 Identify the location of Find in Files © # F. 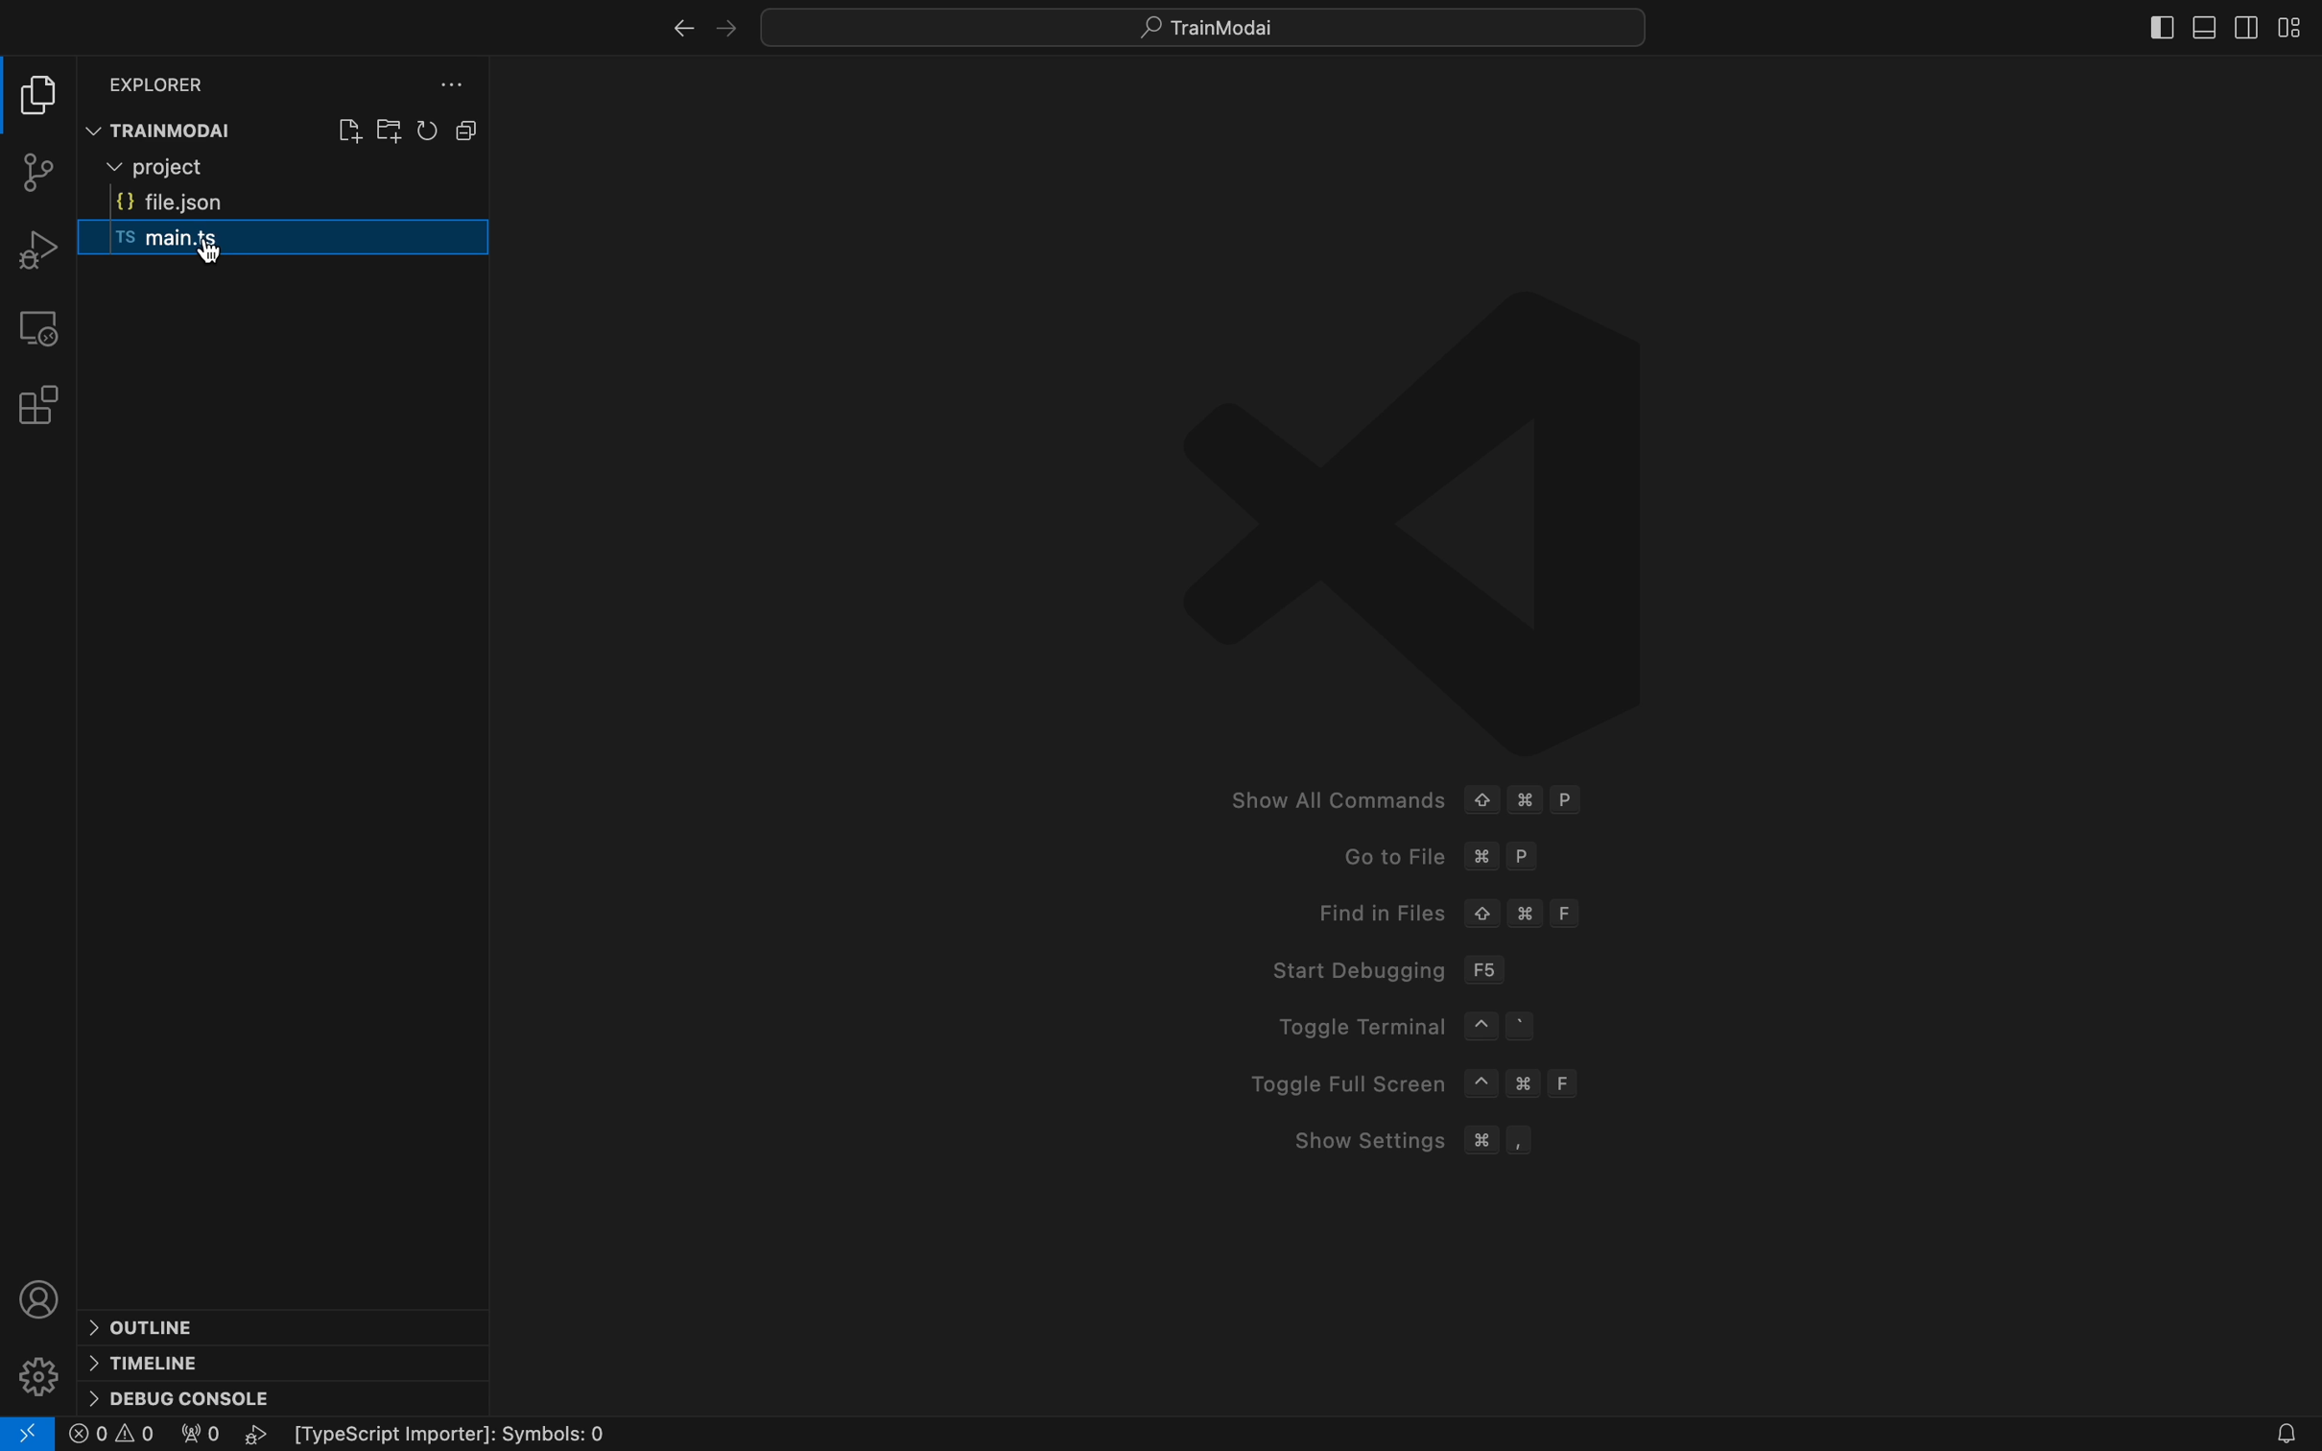
(1447, 916).